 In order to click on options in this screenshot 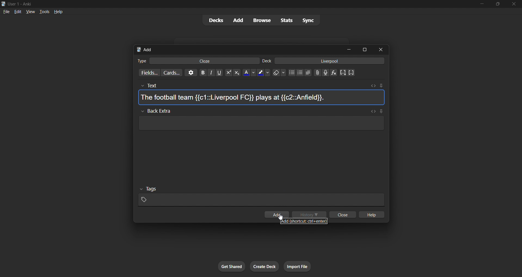, I will do `click(192, 73)`.